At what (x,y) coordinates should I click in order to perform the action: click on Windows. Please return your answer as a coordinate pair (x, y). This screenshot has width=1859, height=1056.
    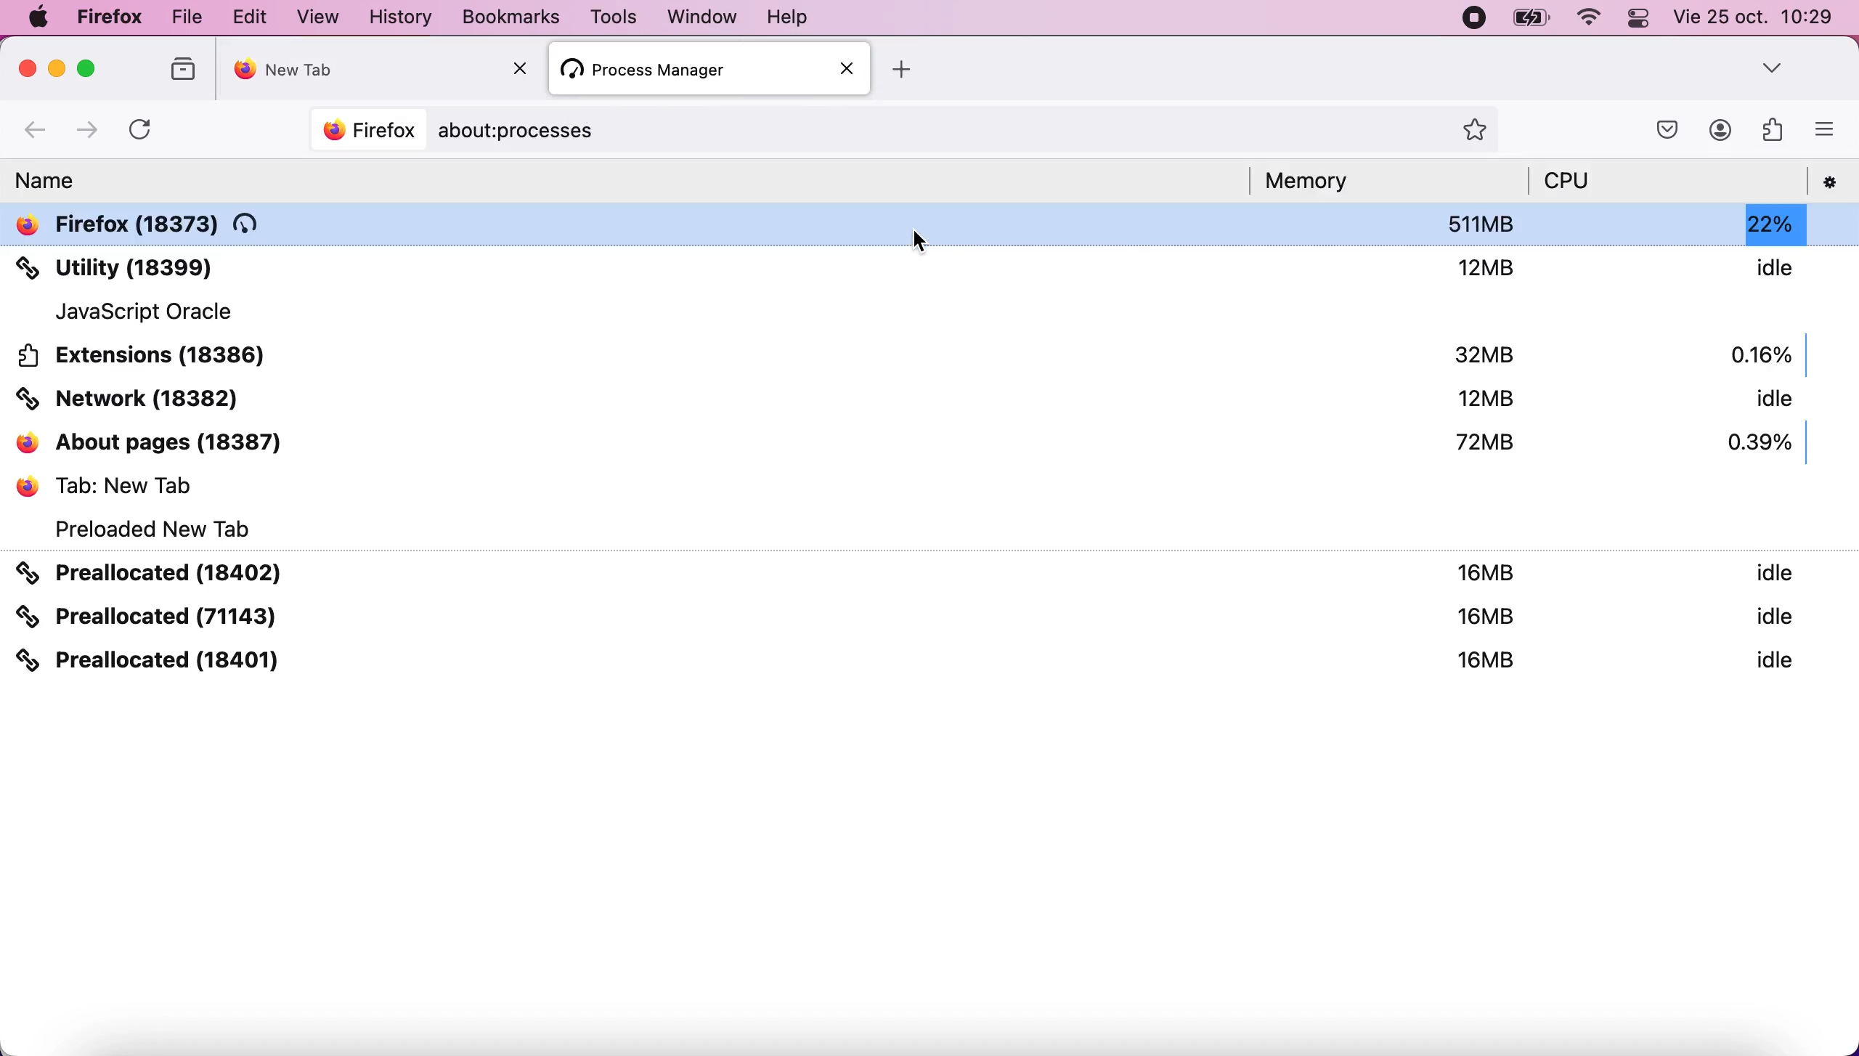
    Looking at the image, I should click on (705, 16).